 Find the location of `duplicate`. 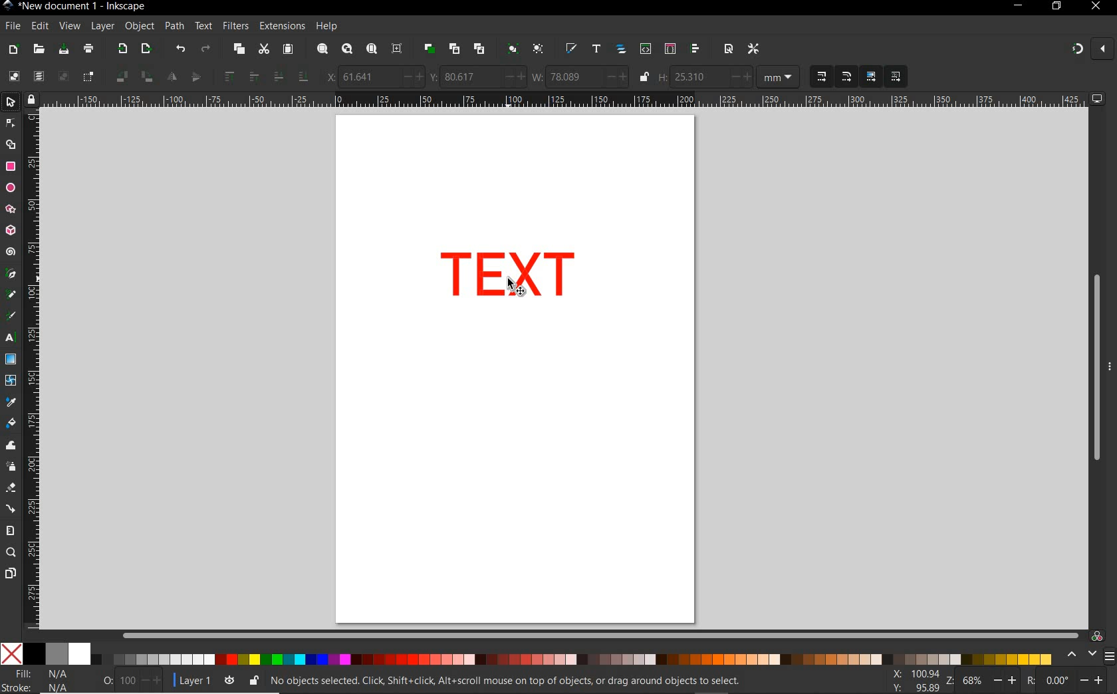

duplicate is located at coordinates (430, 49).